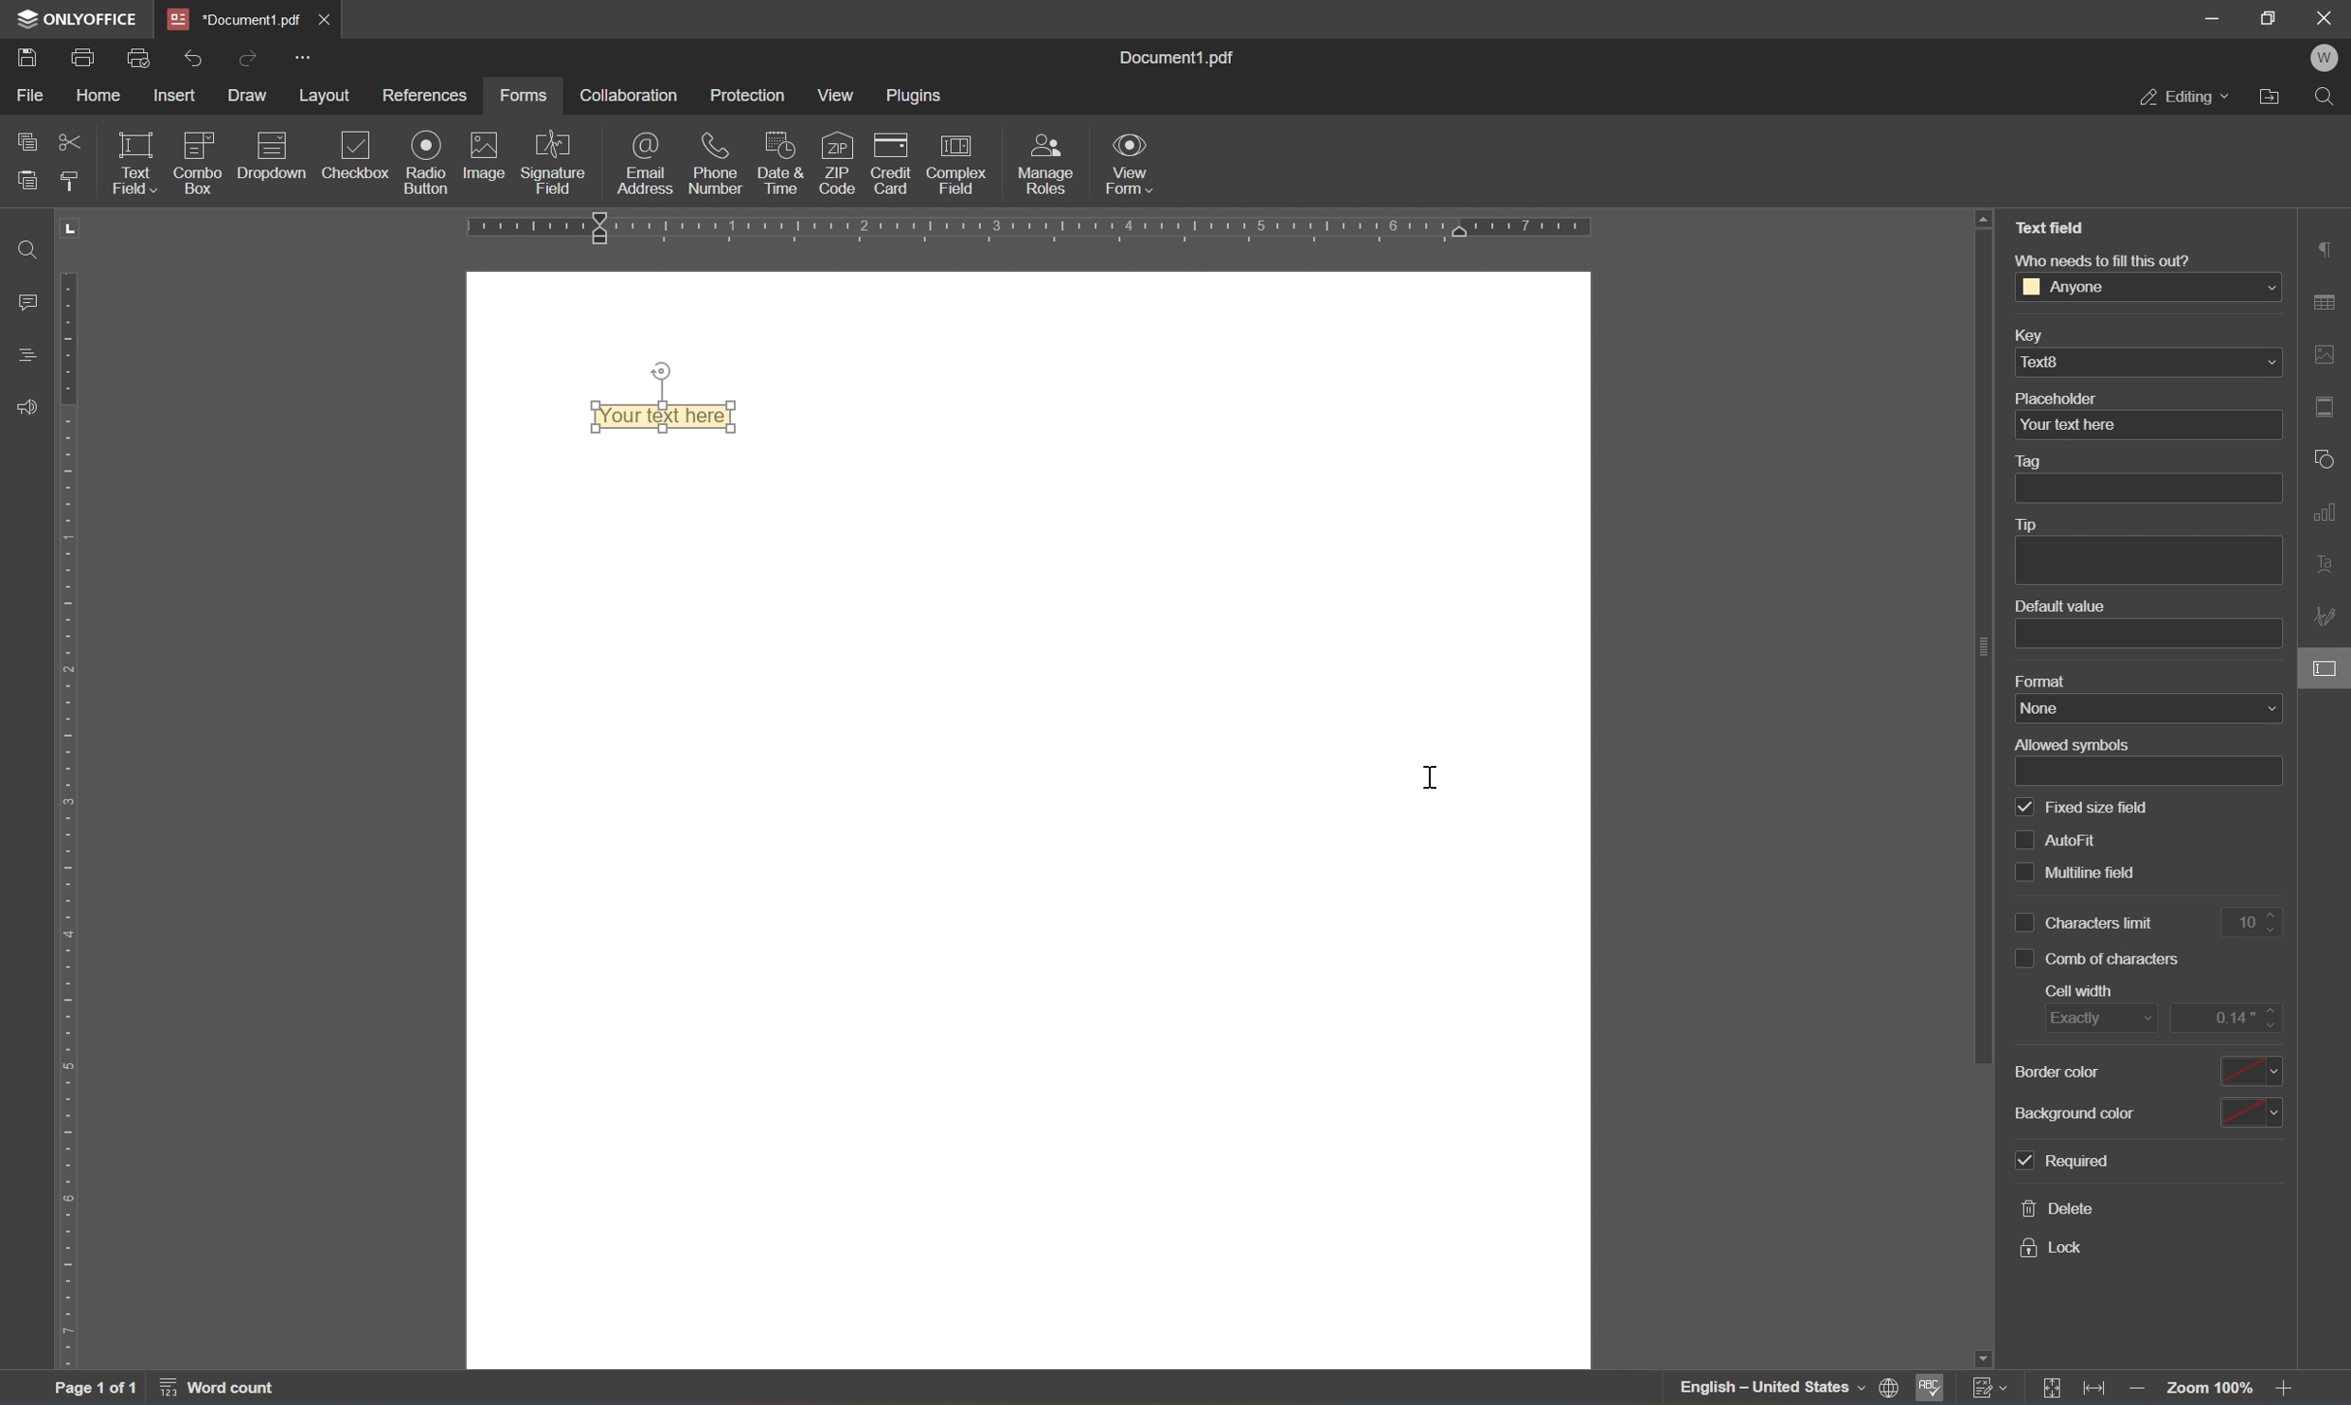 This screenshot has width=2351, height=1405. I want to click on insert fixed text field, so click(250, 171).